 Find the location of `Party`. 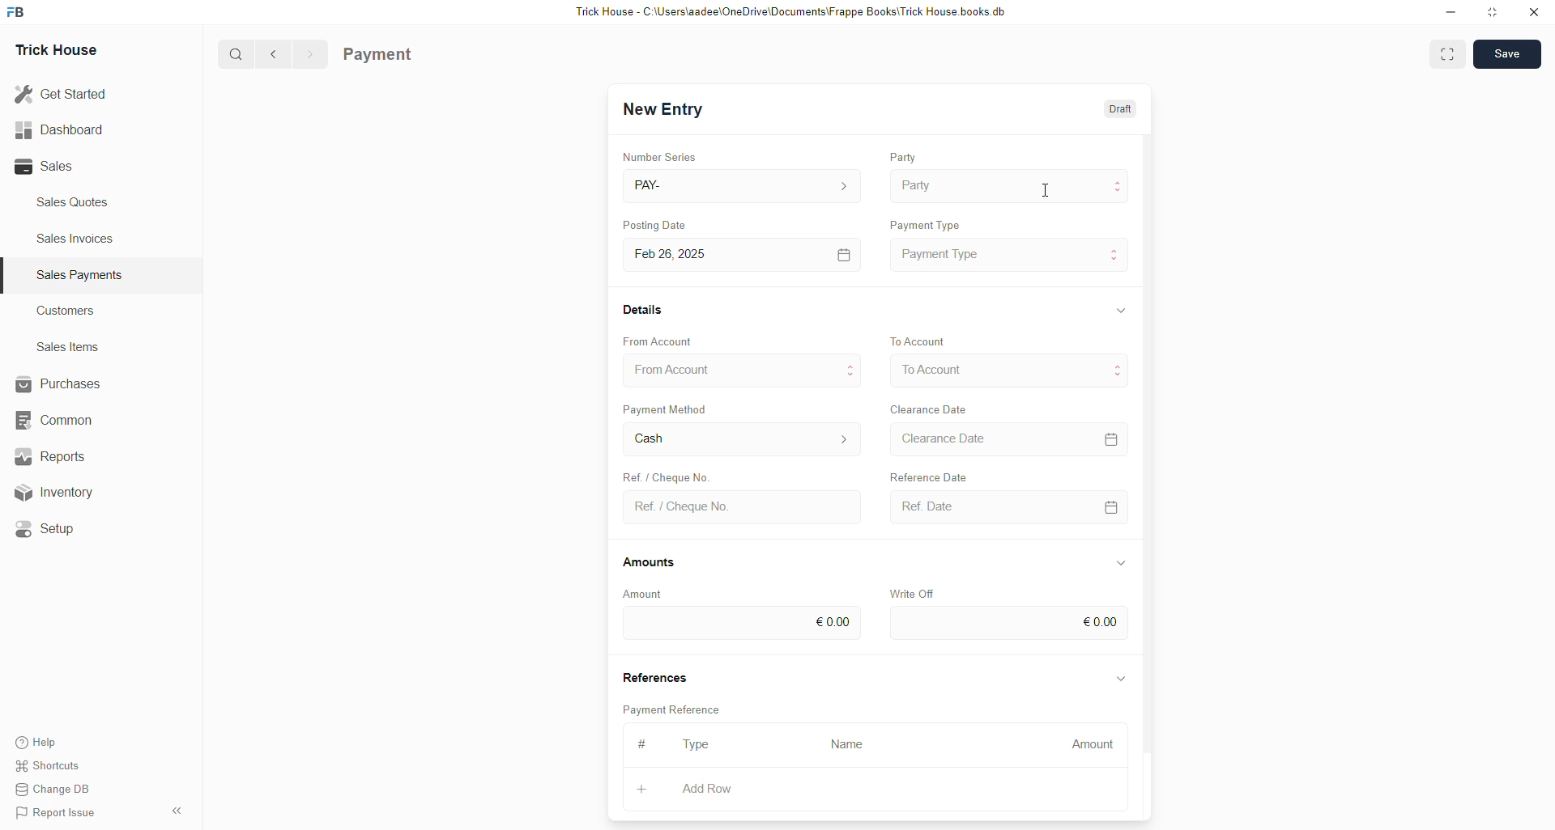

Party is located at coordinates (903, 156).